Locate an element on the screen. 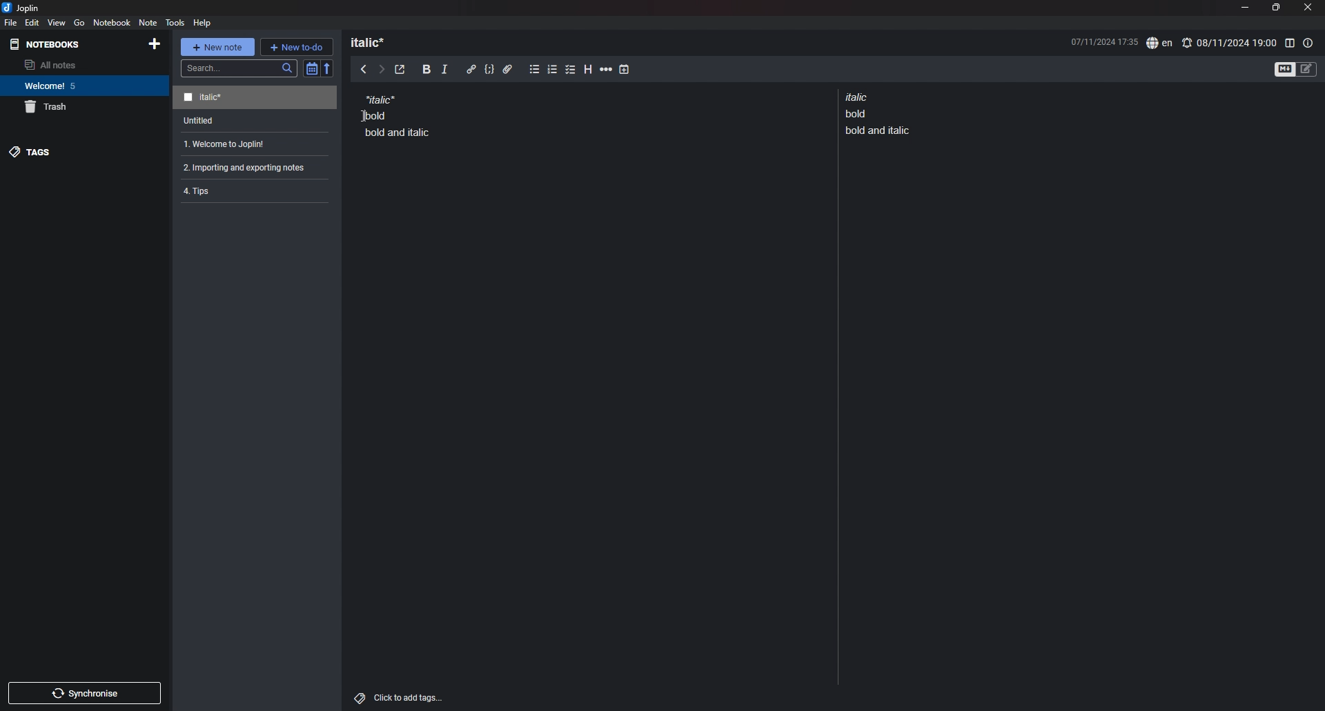  new note is located at coordinates (217, 47).